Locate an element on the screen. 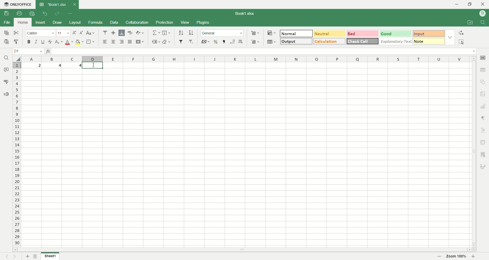 The image size is (489, 260). rows is located at coordinates (15, 155).